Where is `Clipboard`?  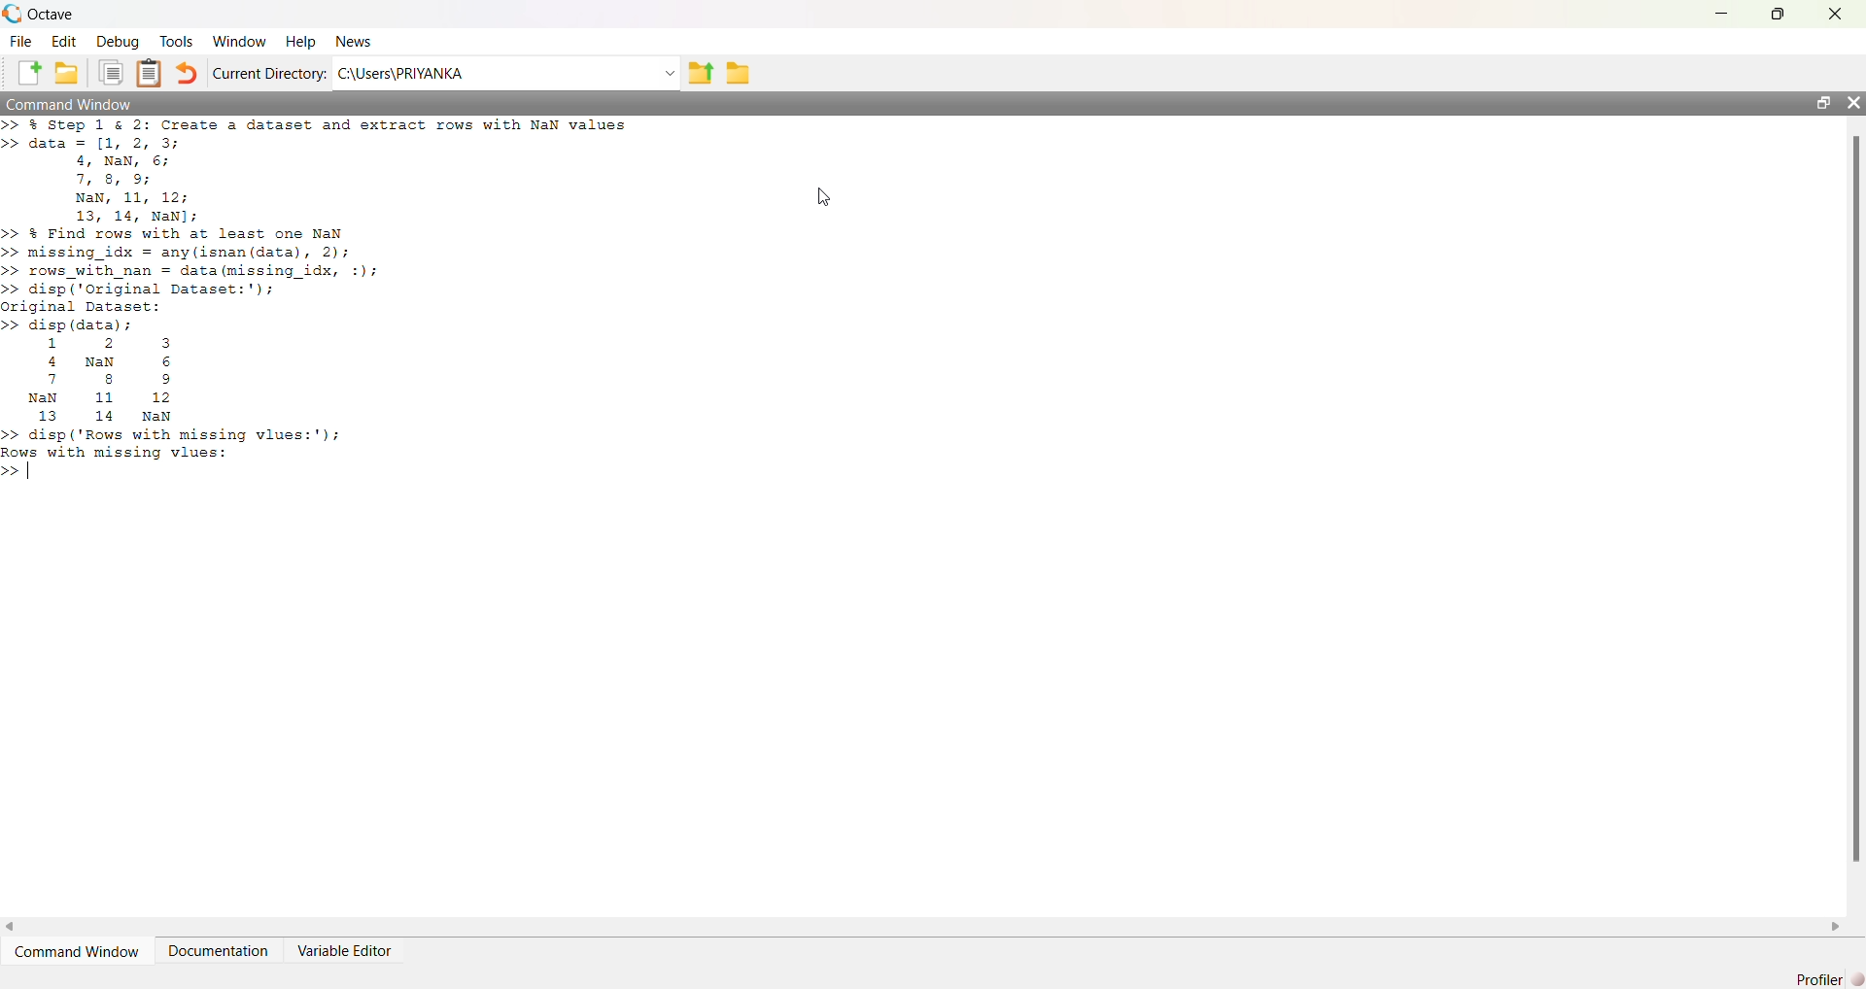
Clipboard is located at coordinates (148, 73).